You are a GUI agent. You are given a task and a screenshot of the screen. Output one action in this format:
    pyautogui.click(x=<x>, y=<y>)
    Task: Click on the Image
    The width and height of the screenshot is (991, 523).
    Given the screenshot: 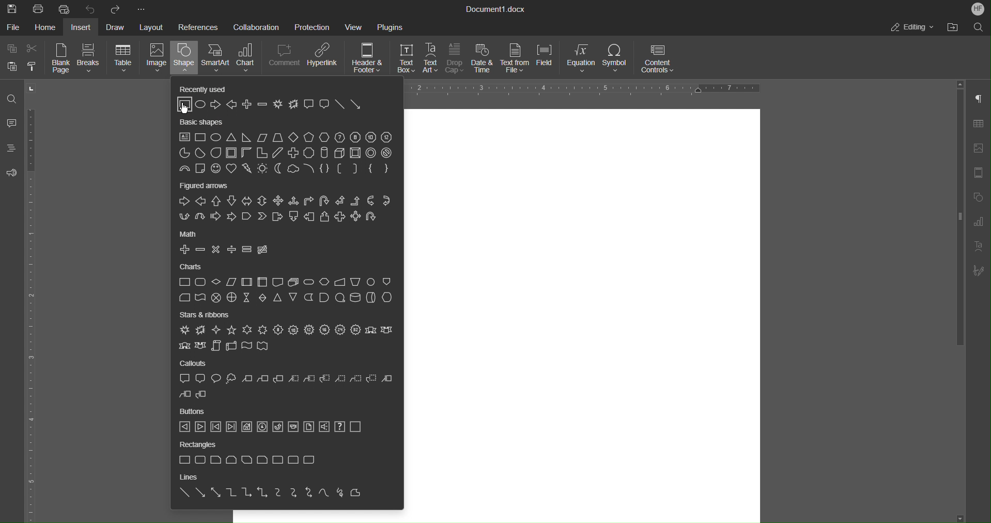 What is the action you would take?
    pyautogui.click(x=154, y=59)
    